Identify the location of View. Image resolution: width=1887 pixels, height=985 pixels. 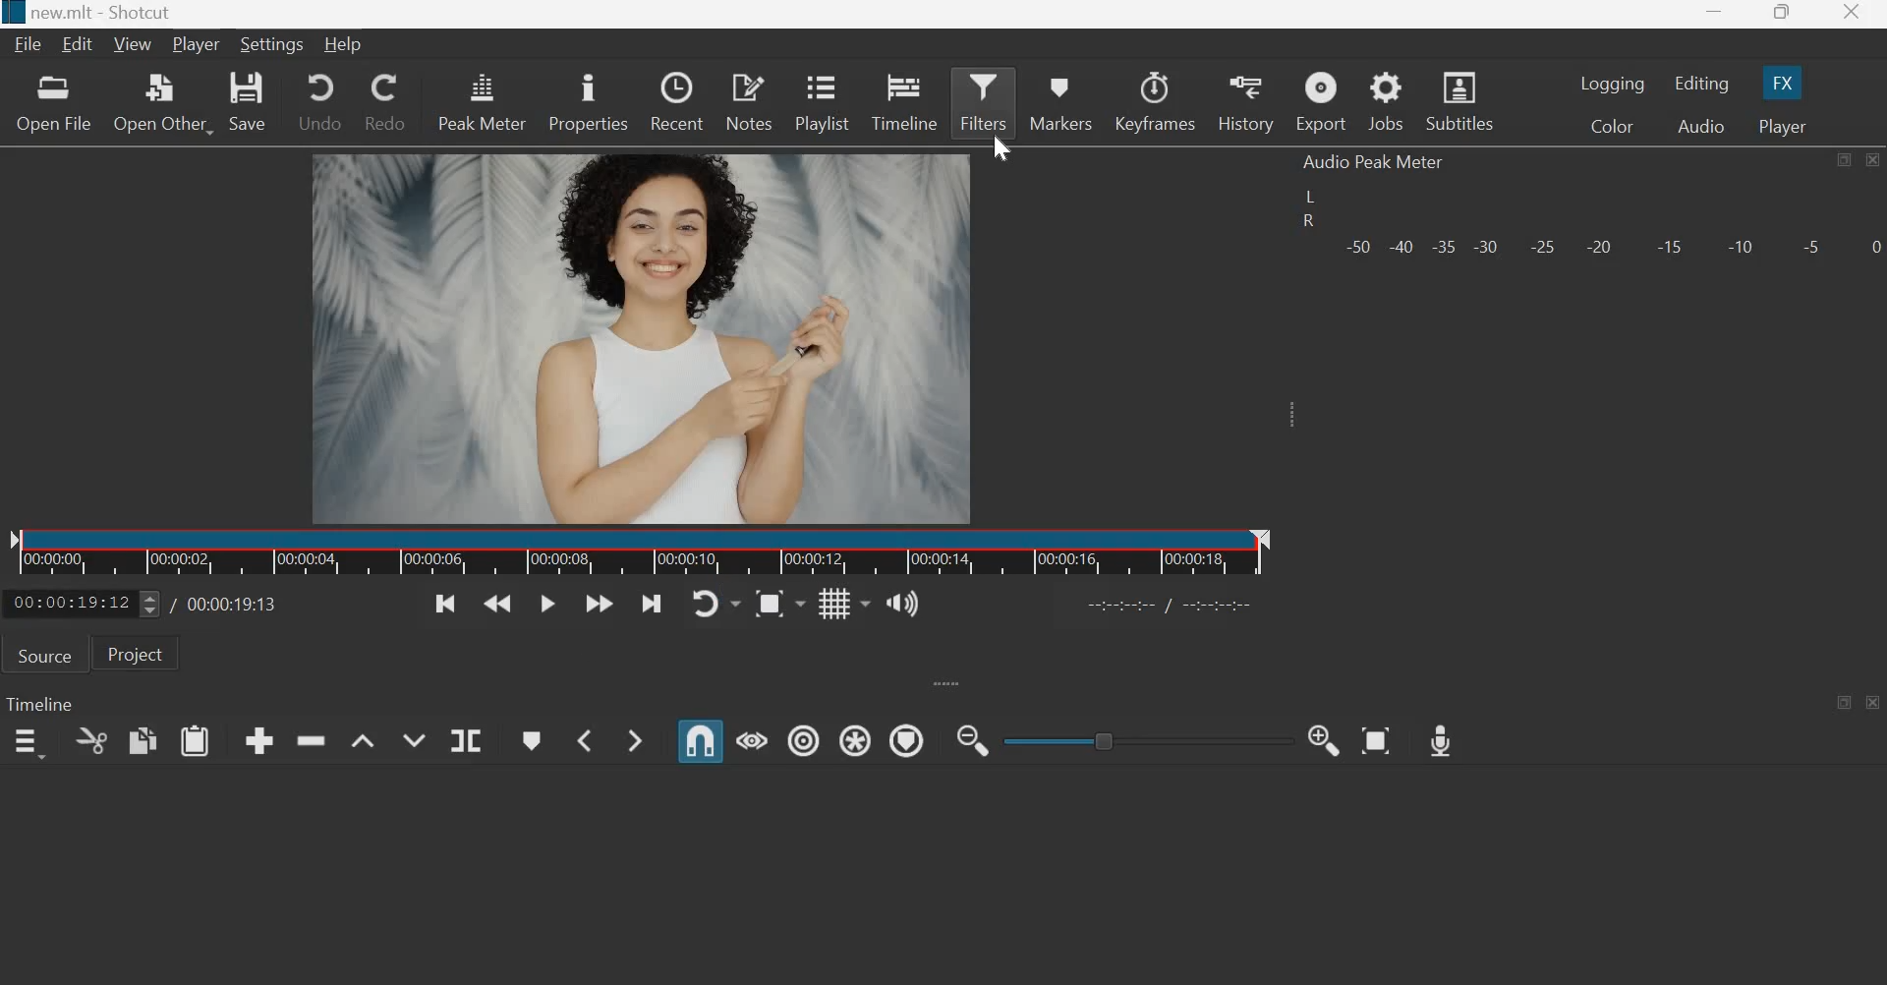
(136, 44).